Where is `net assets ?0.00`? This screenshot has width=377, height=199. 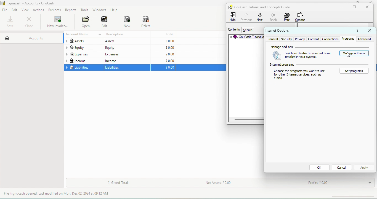
net assets ?0.00 is located at coordinates (235, 184).